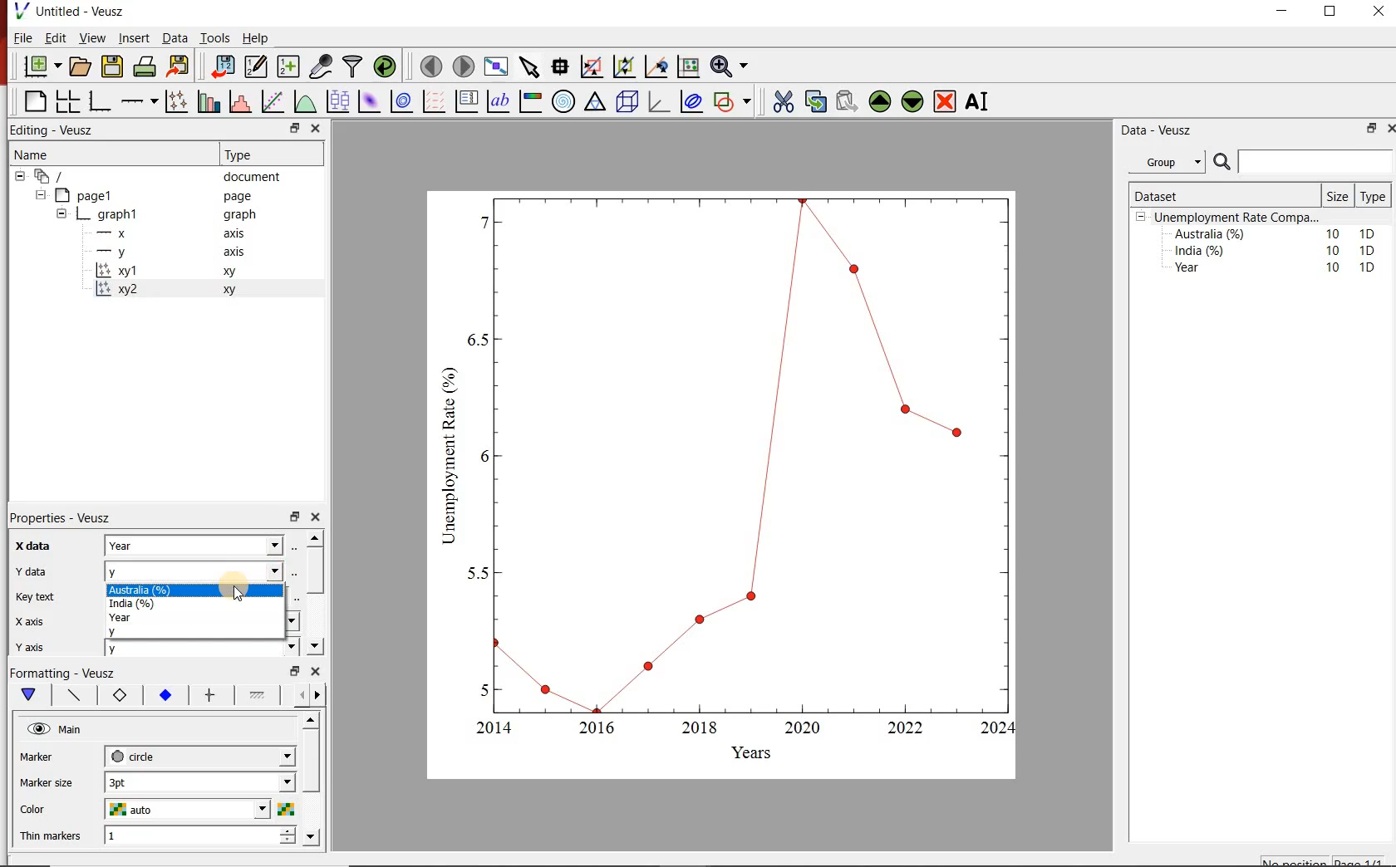 Image resolution: width=1396 pixels, height=867 pixels. Describe the element at coordinates (119, 696) in the screenshot. I see `marker border` at that location.